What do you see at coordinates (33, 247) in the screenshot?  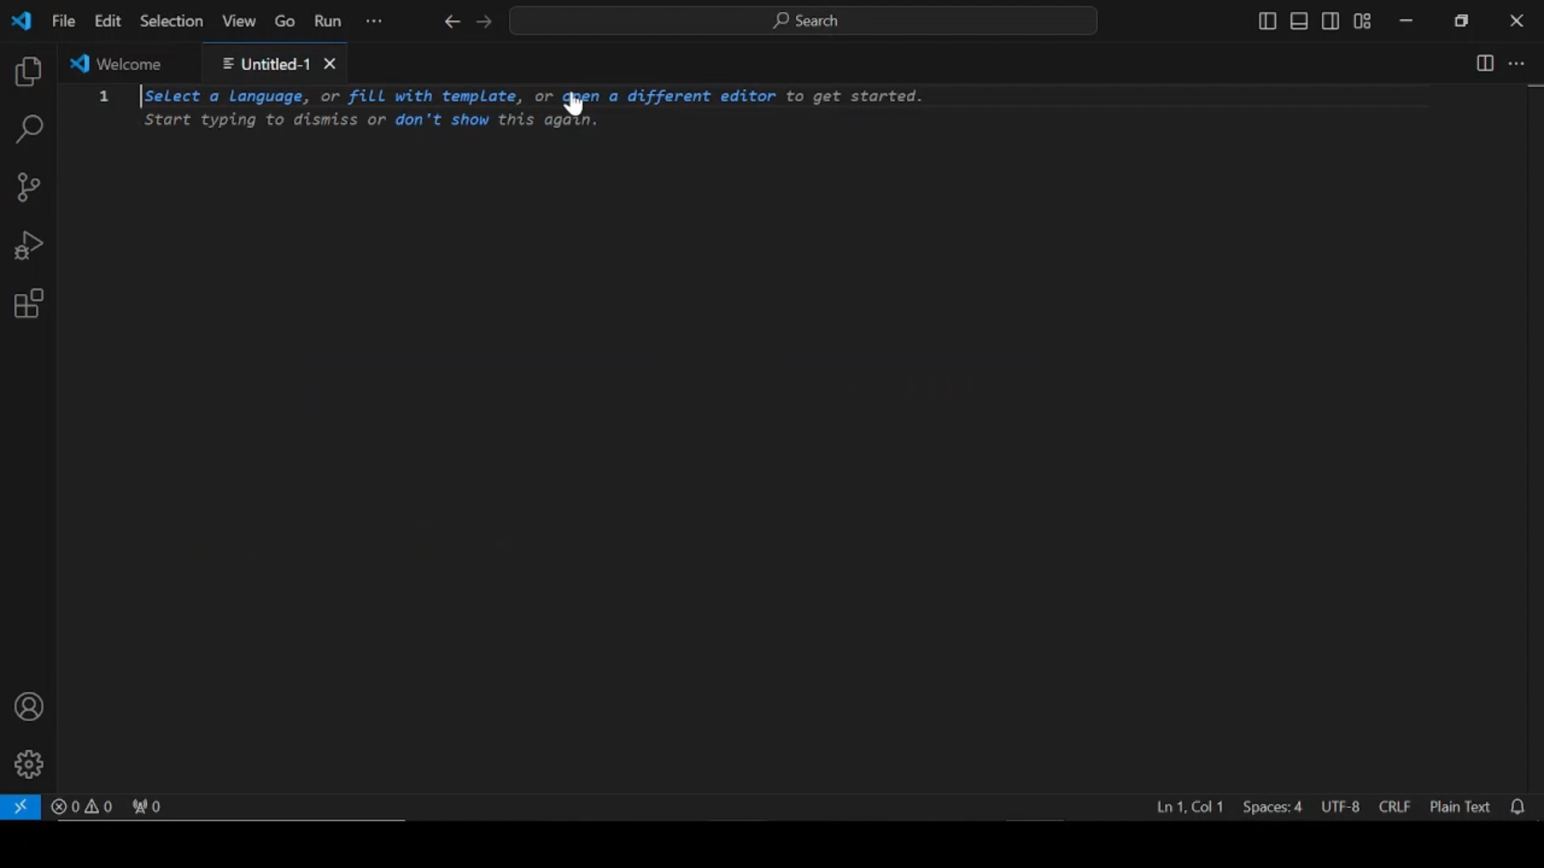 I see `run and debug` at bounding box center [33, 247].